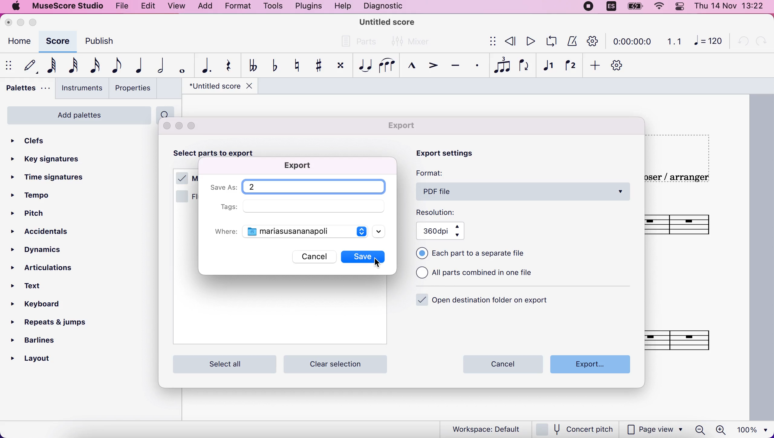  Describe the element at coordinates (407, 126) in the screenshot. I see `export` at that location.